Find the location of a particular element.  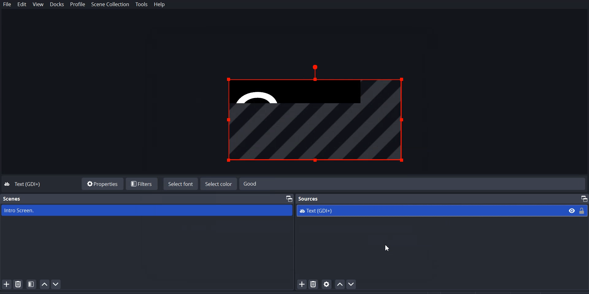

File Preview window is located at coordinates (318, 114).